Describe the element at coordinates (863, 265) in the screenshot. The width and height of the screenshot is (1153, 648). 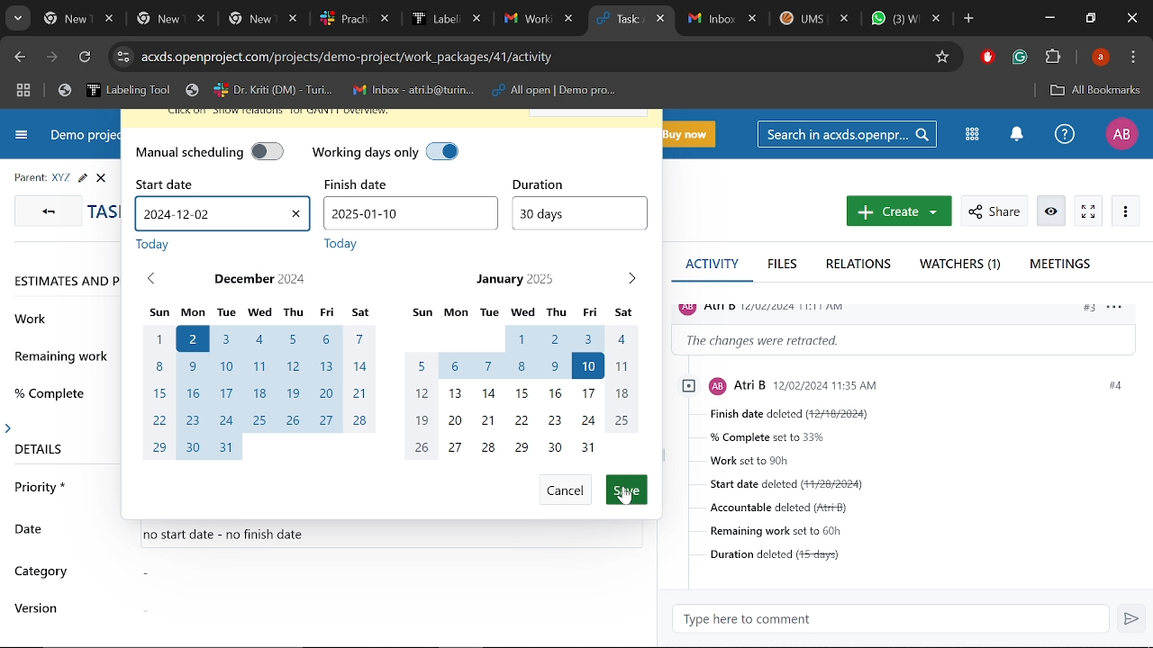
I see `Relations` at that location.